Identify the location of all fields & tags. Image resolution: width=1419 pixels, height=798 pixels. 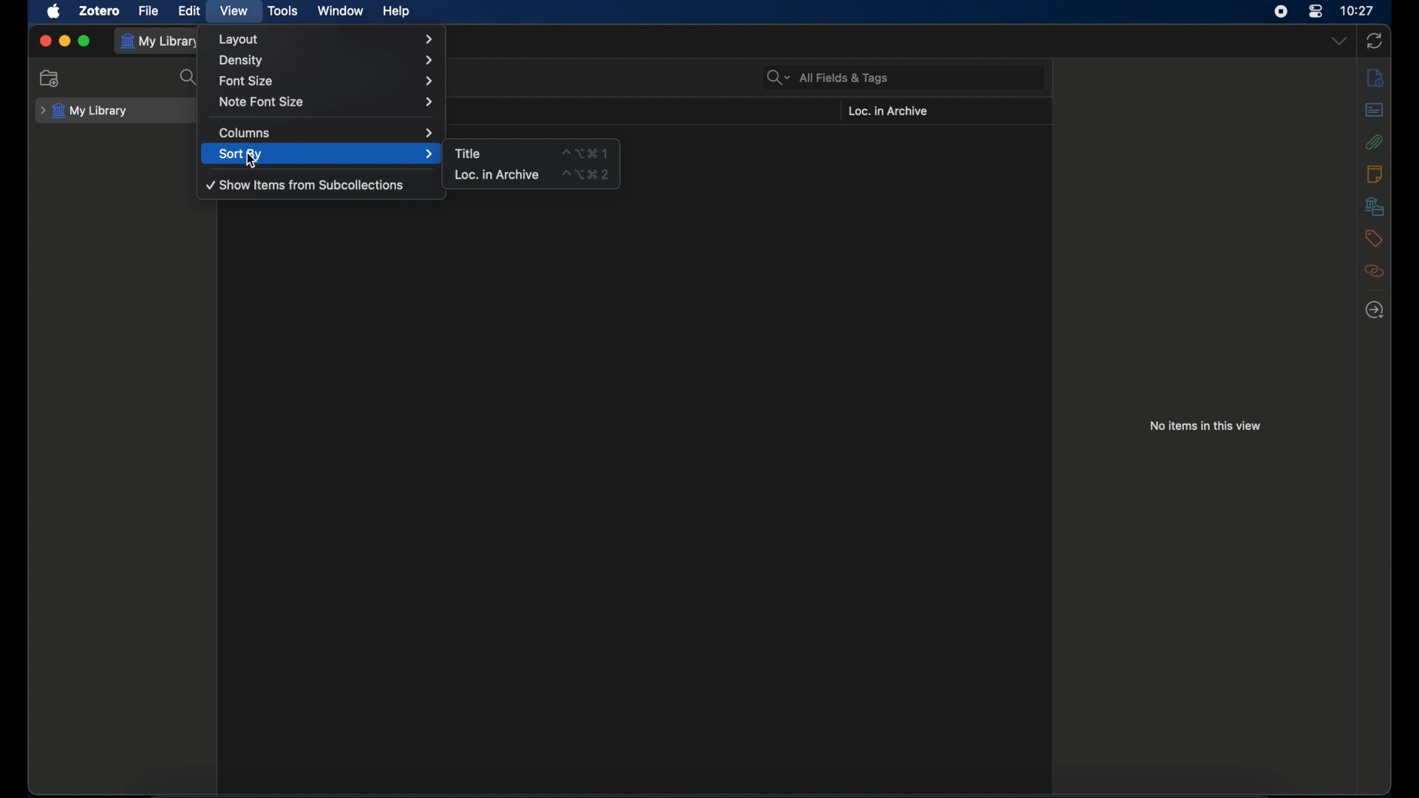
(821, 78).